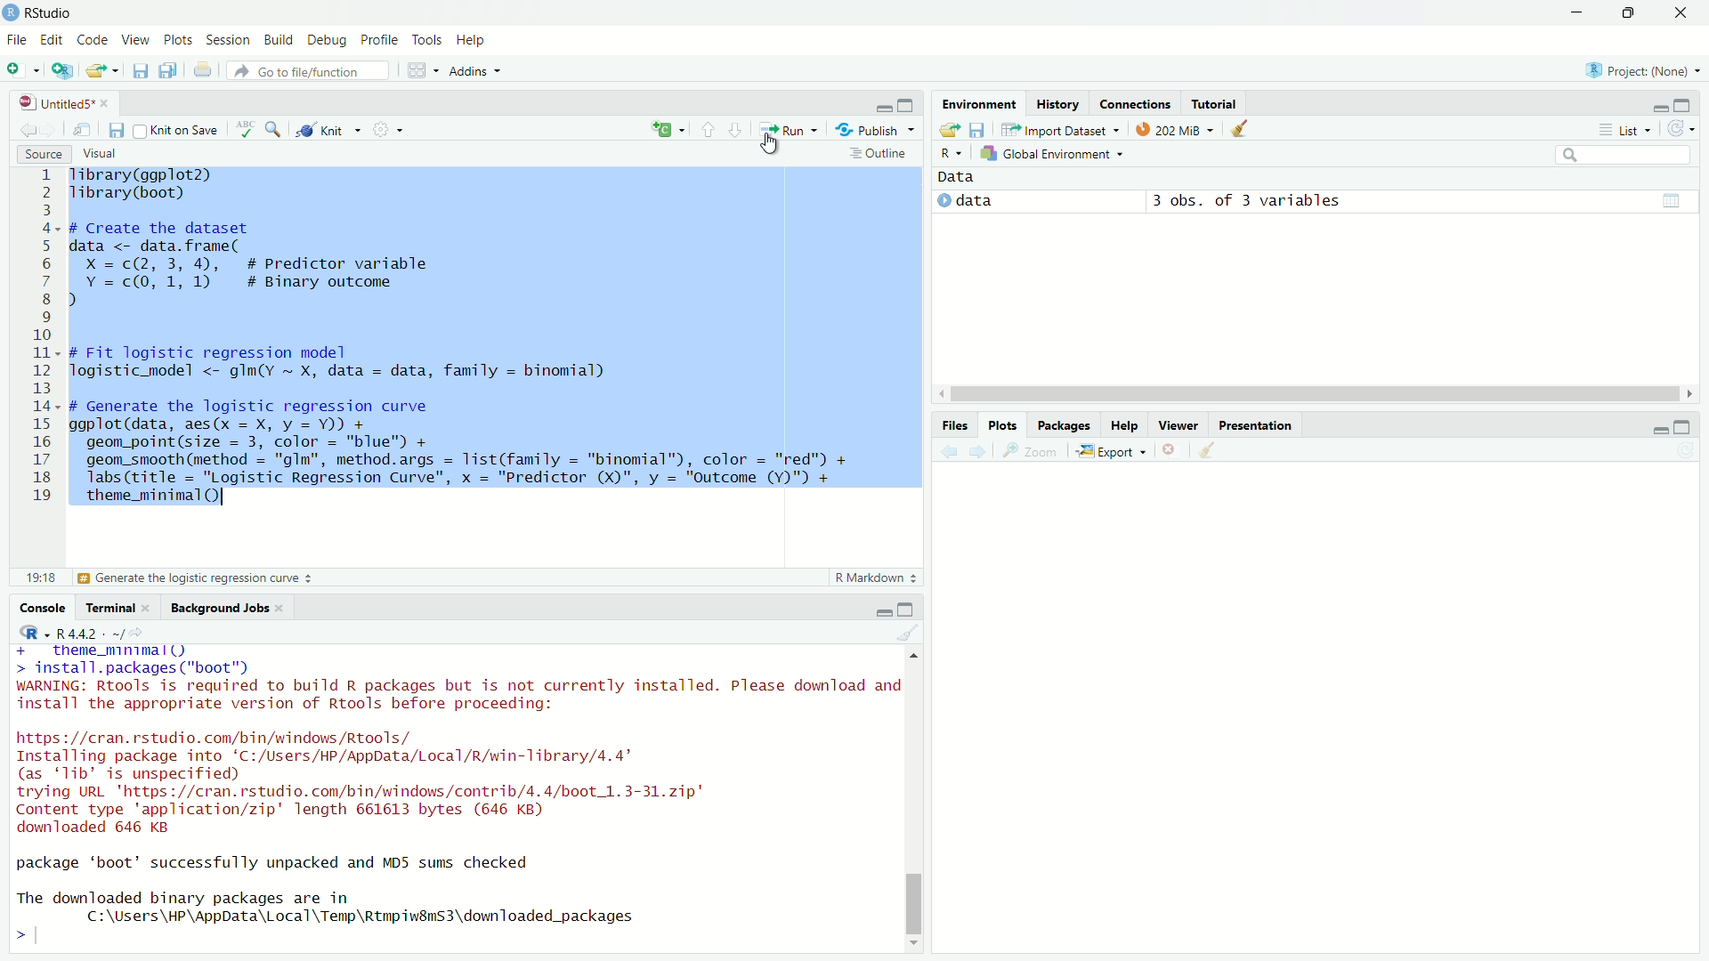 The width and height of the screenshot is (1709, 961). Describe the element at coordinates (22, 71) in the screenshot. I see `New file` at that location.